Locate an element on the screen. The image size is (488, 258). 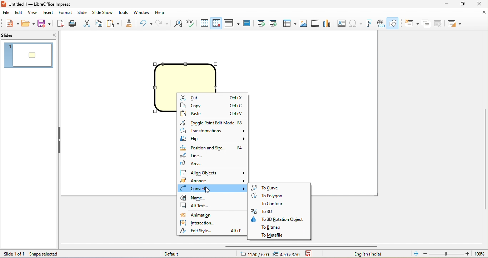
special character is located at coordinates (357, 23).